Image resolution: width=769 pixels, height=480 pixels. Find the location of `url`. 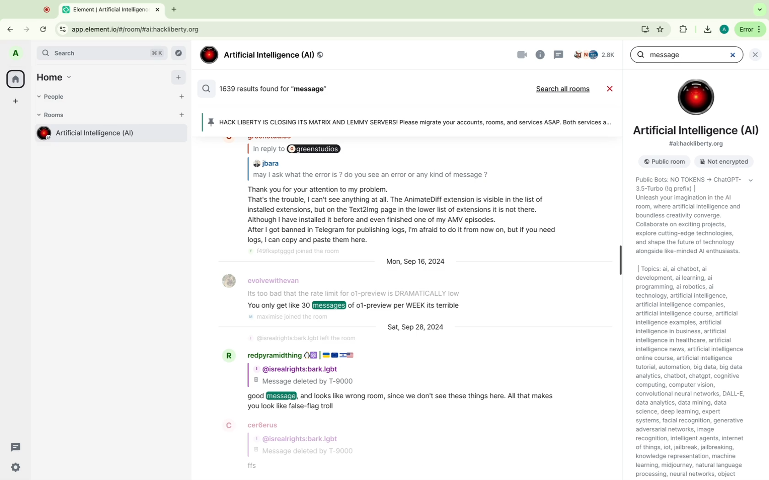

url is located at coordinates (698, 144).